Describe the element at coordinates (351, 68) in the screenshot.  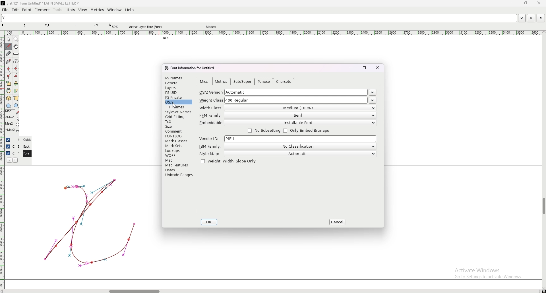
I see `minimize` at that location.